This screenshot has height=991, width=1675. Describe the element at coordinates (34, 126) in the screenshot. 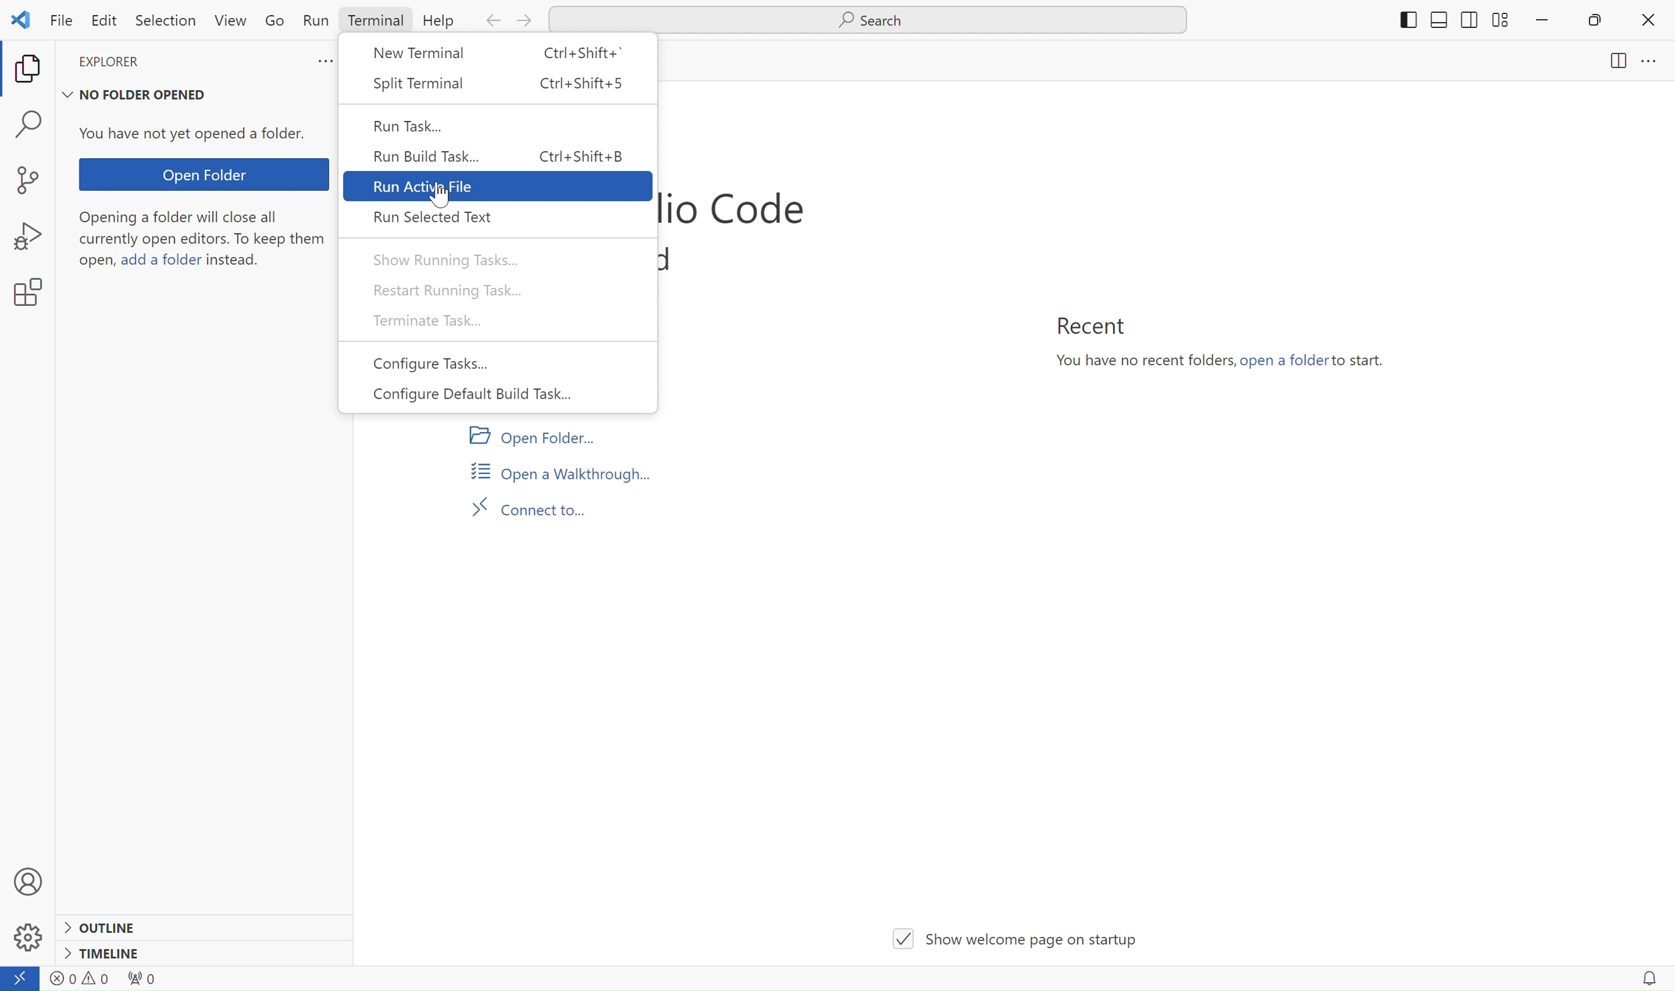

I see `find` at that location.